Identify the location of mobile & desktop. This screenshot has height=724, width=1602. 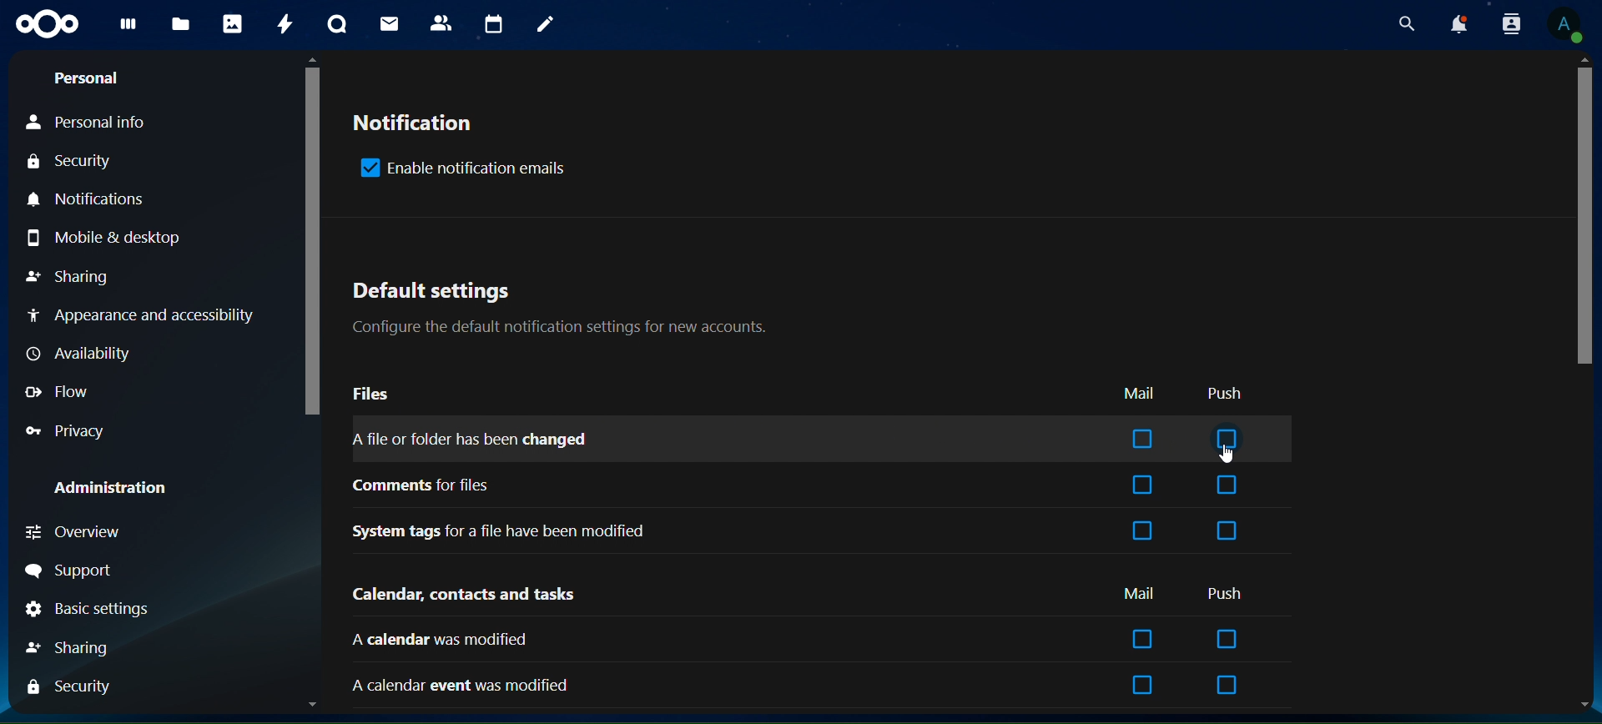
(127, 239).